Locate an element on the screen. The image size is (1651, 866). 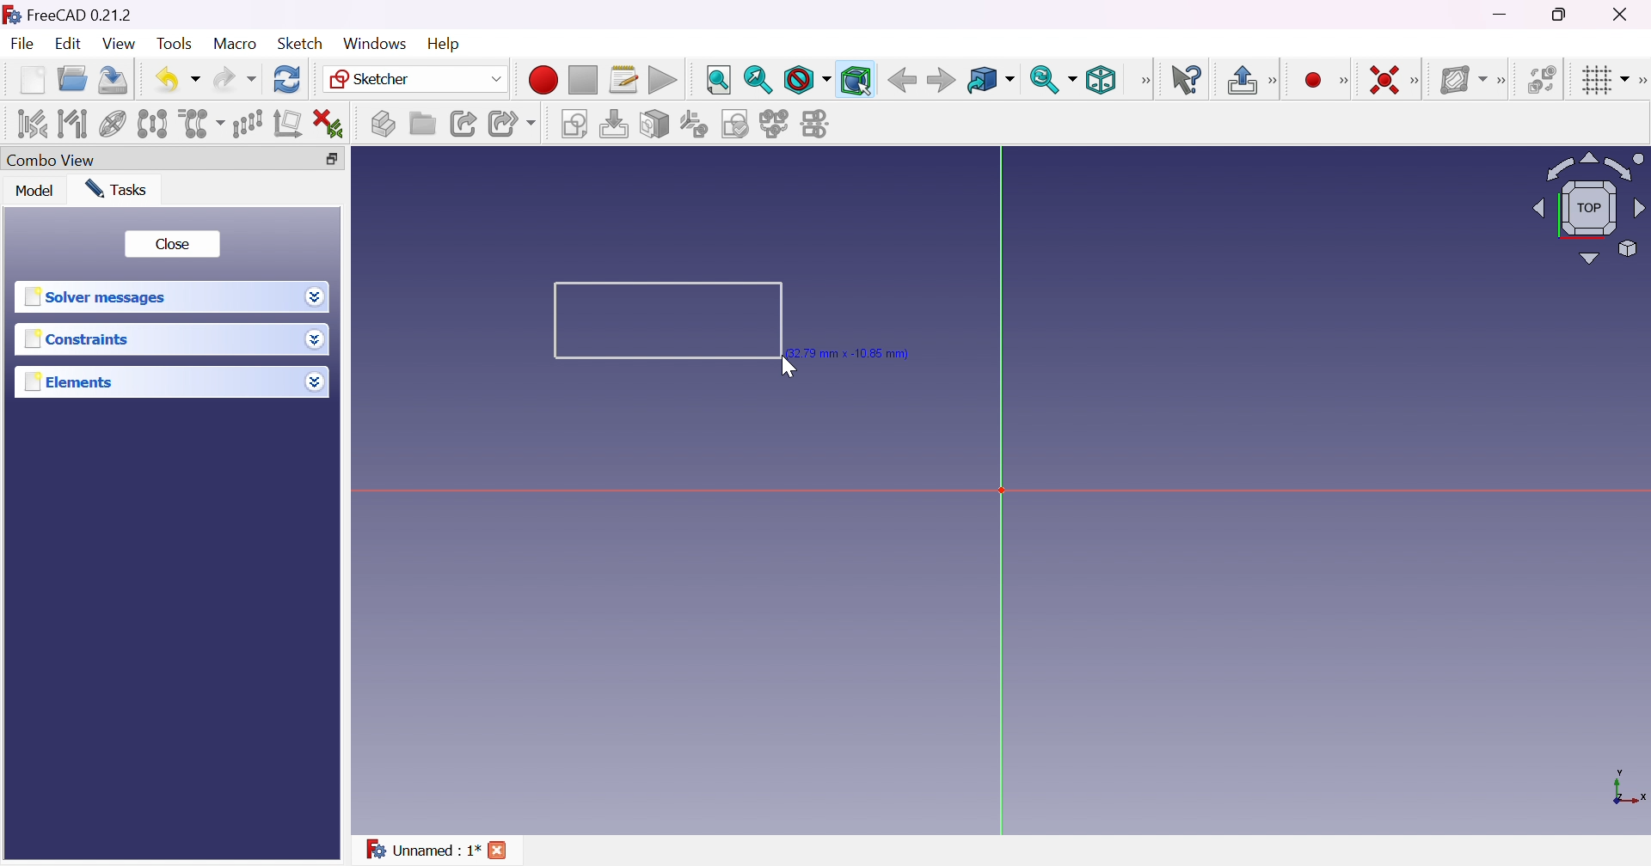
Map sketch to face is located at coordinates (654, 124).